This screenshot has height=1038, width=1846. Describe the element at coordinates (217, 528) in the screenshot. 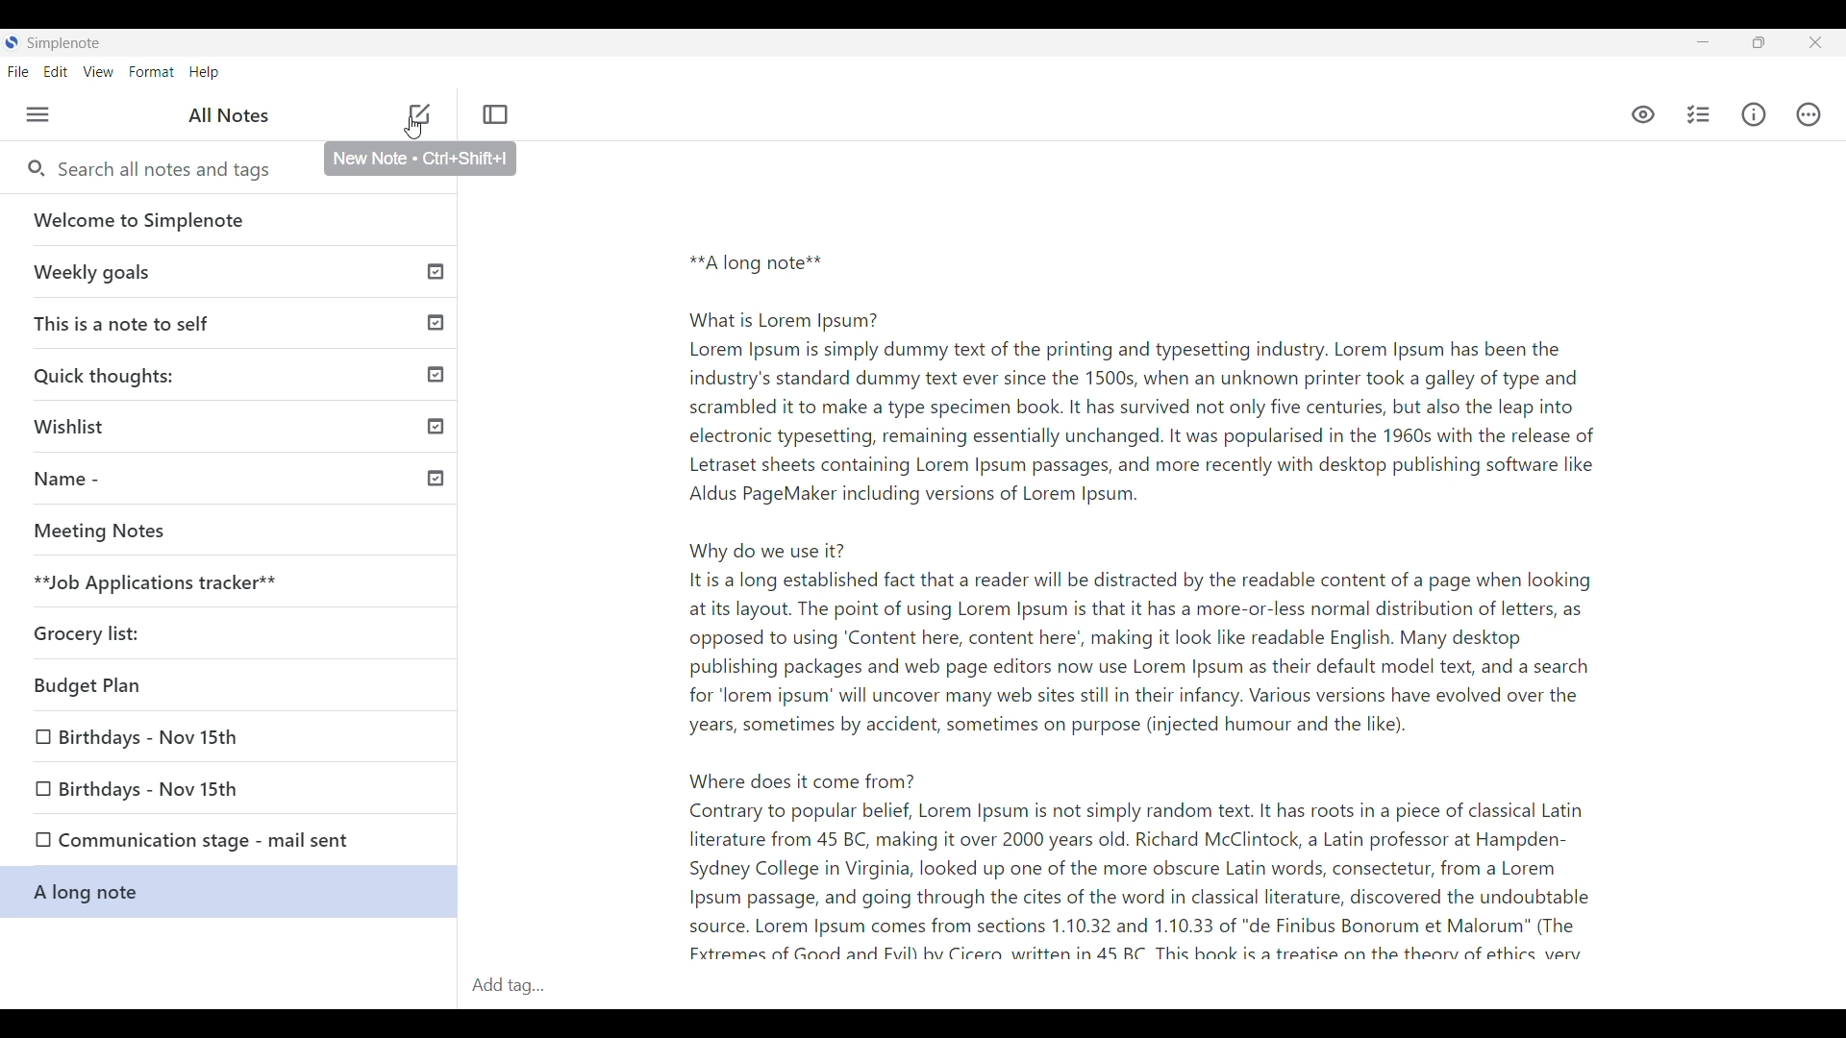

I see `meeting notes` at that location.